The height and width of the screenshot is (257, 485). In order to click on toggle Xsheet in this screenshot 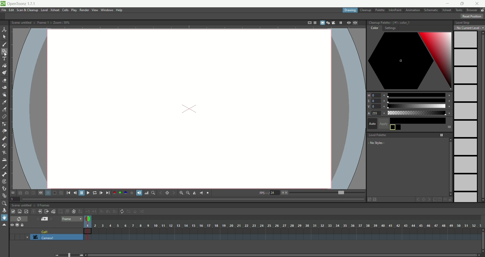, I will do `click(19, 219)`.